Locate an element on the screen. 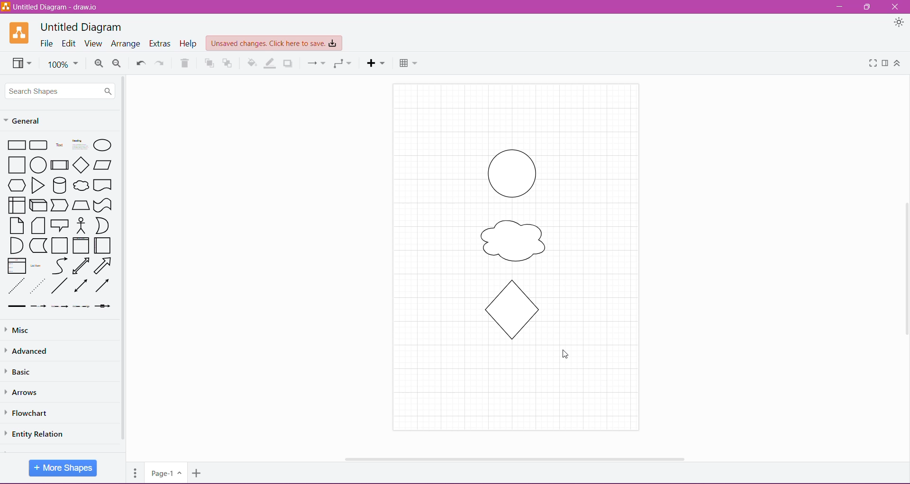 The height and width of the screenshot is (484, 910). Line Color is located at coordinates (269, 63).